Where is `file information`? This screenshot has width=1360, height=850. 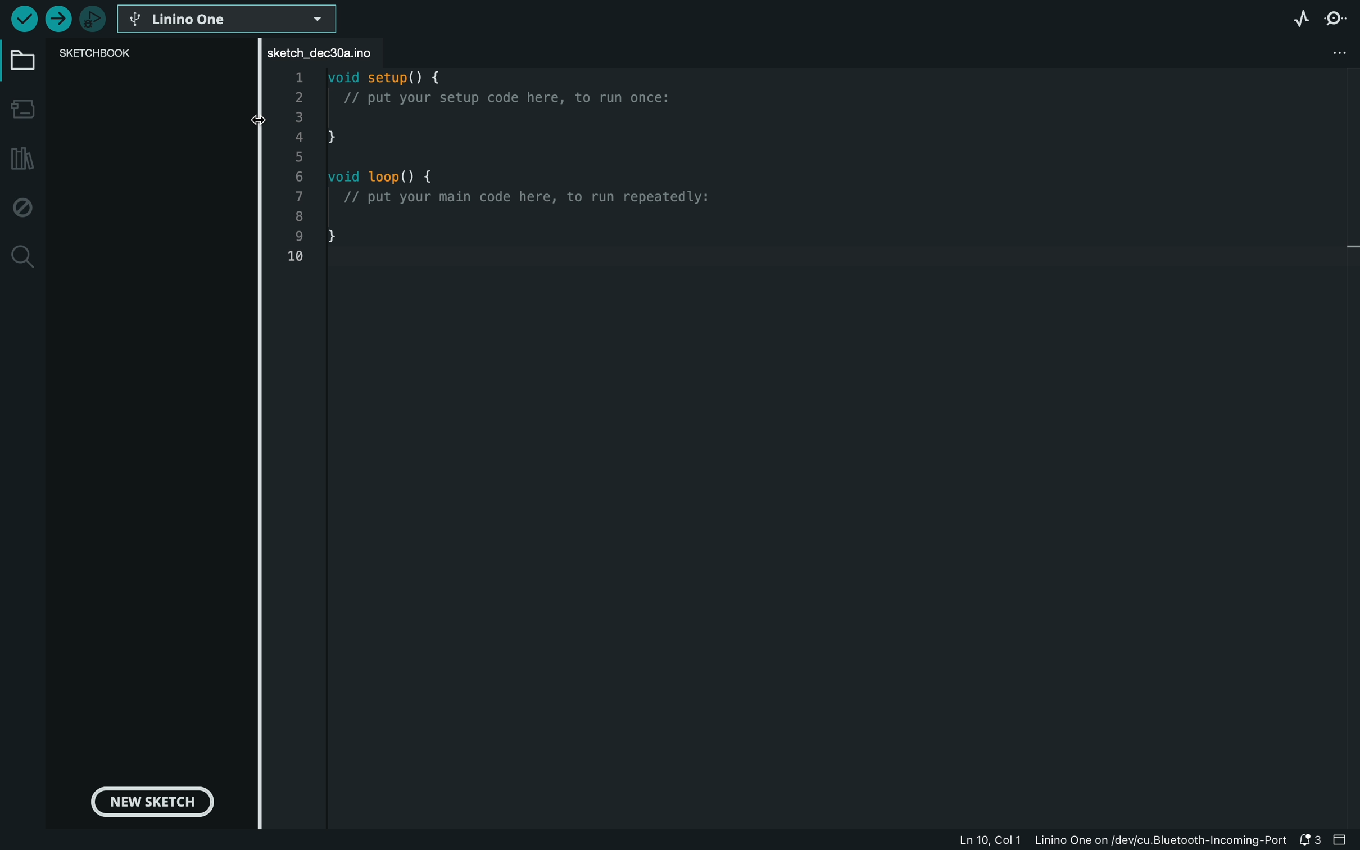 file information is located at coordinates (1118, 840).